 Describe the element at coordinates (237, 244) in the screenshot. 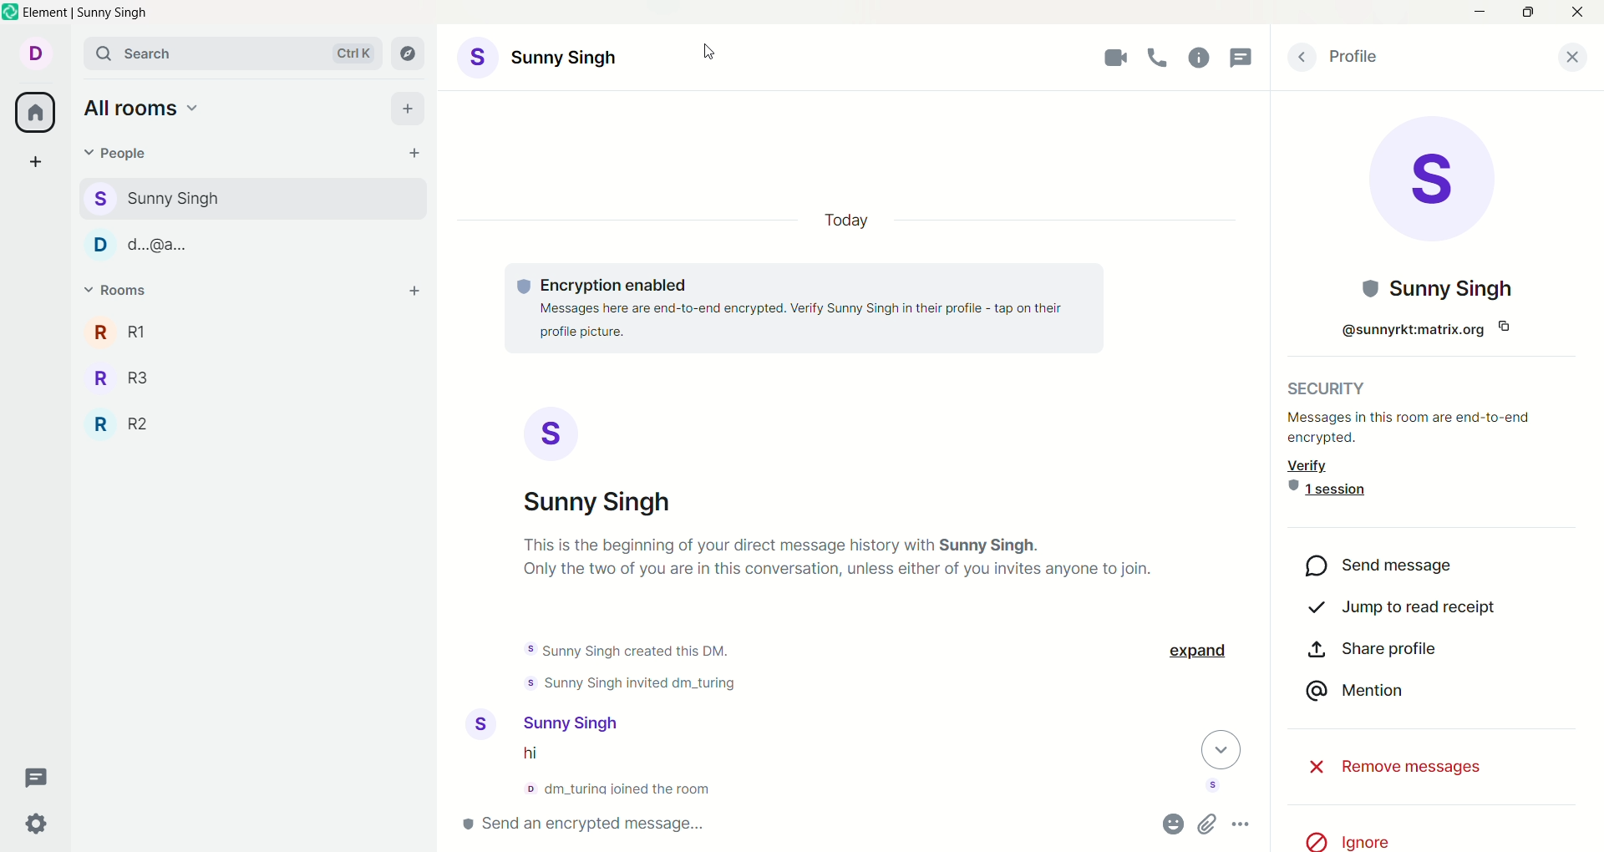

I see `people` at that location.